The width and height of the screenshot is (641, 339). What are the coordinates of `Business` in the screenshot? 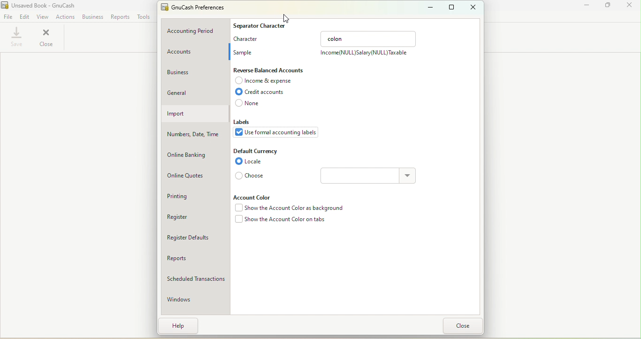 It's located at (92, 16).